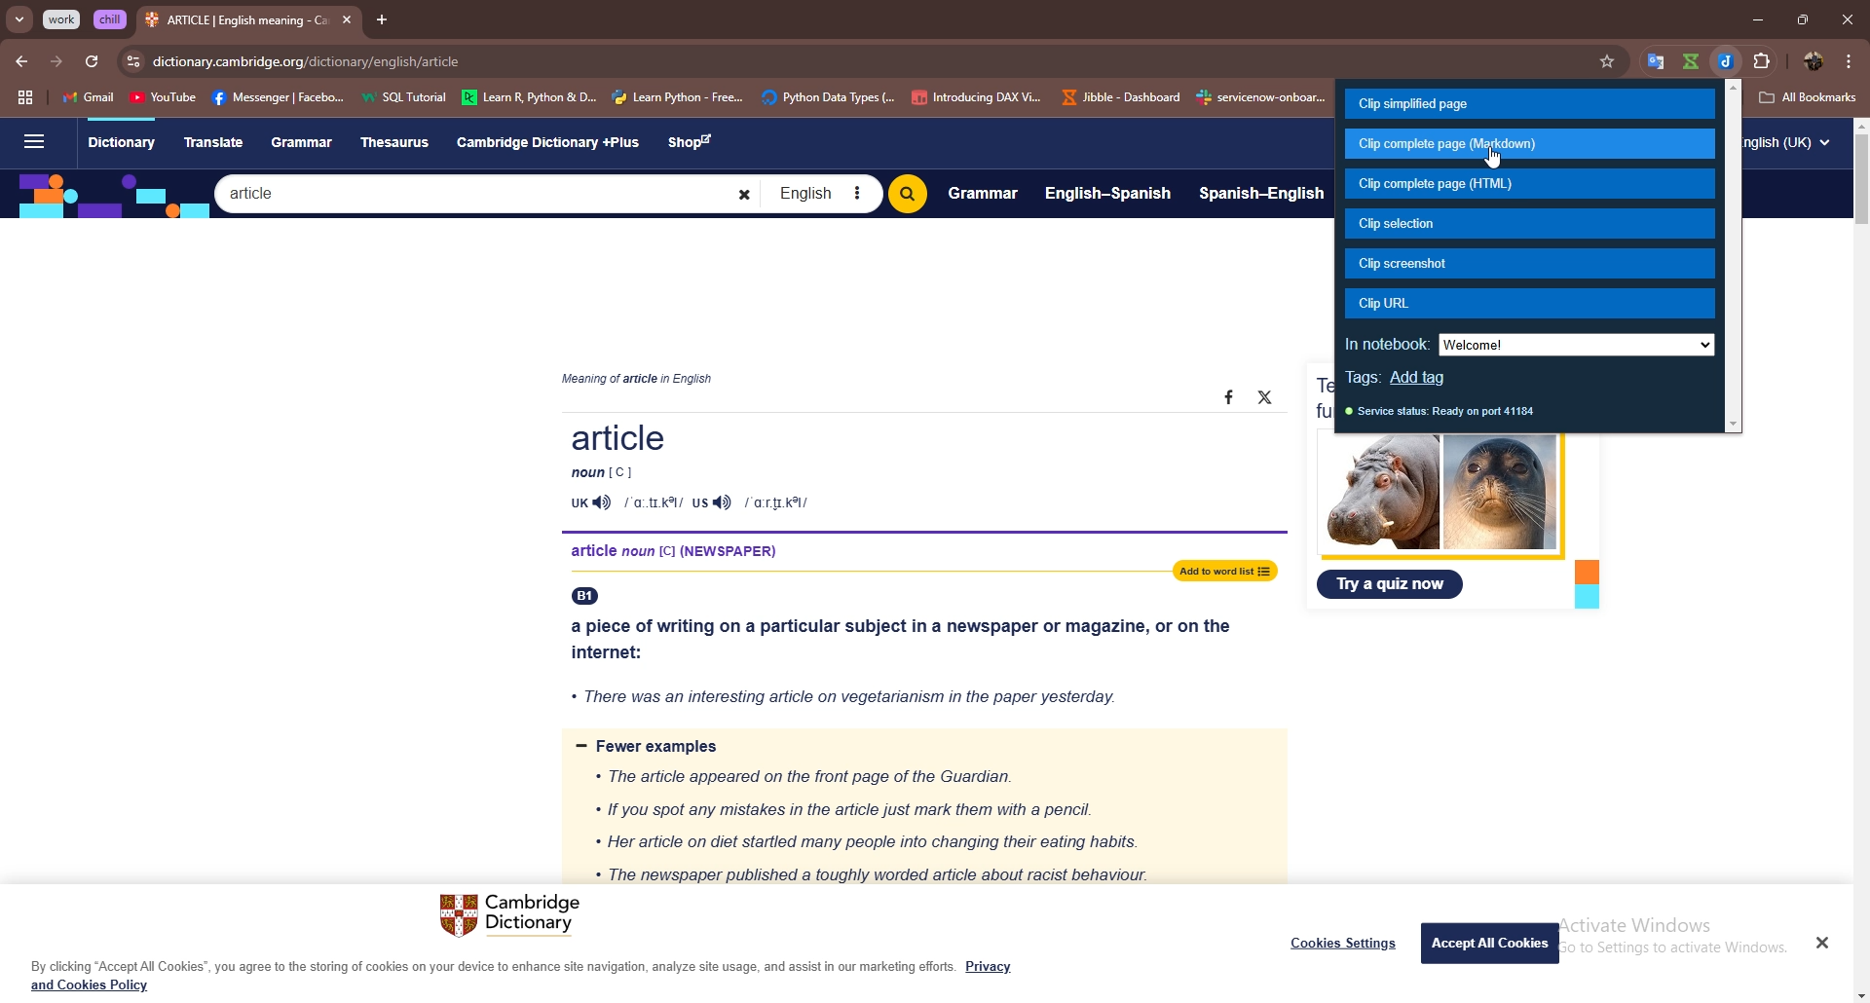 This screenshot has width=1870, height=1003. Describe the element at coordinates (1735, 256) in the screenshot. I see `scroll bar` at that location.